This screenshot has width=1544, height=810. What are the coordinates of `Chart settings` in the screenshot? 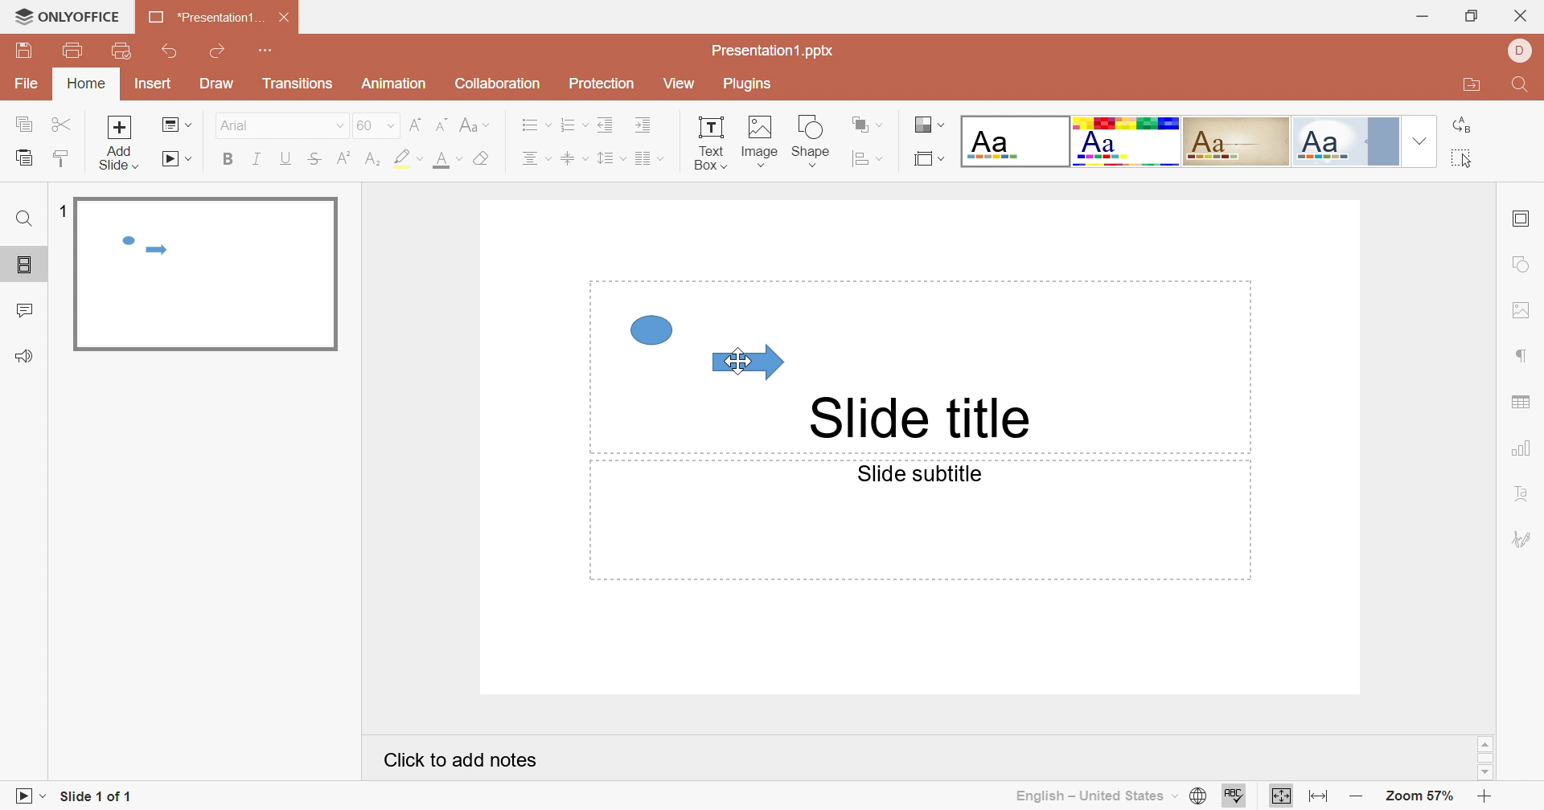 It's located at (1521, 455).